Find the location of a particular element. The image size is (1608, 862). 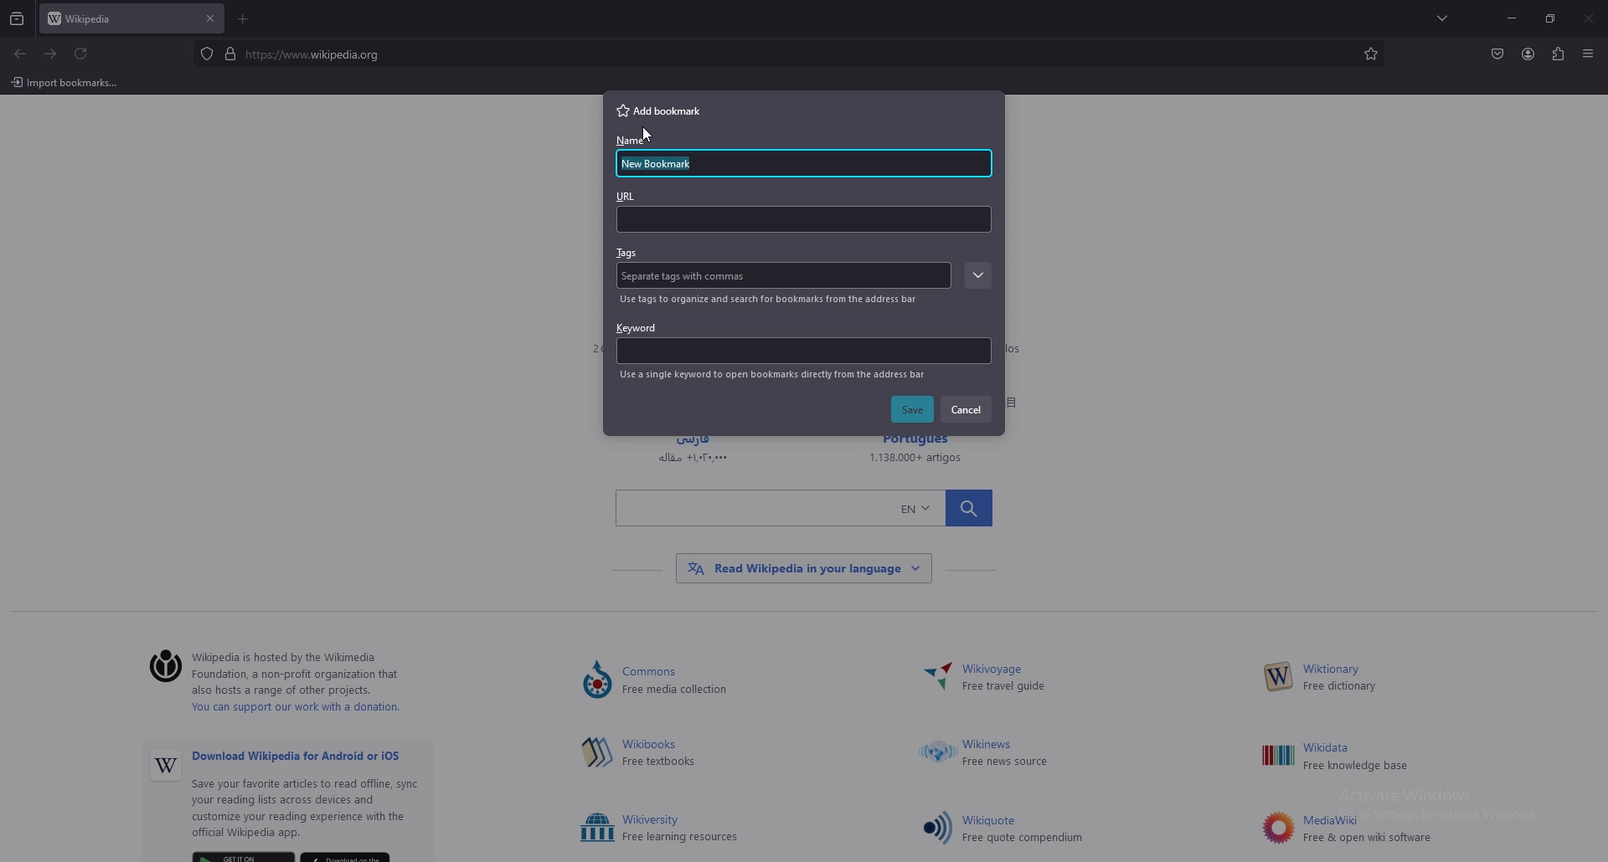

 is located at coordinates (803, 568).